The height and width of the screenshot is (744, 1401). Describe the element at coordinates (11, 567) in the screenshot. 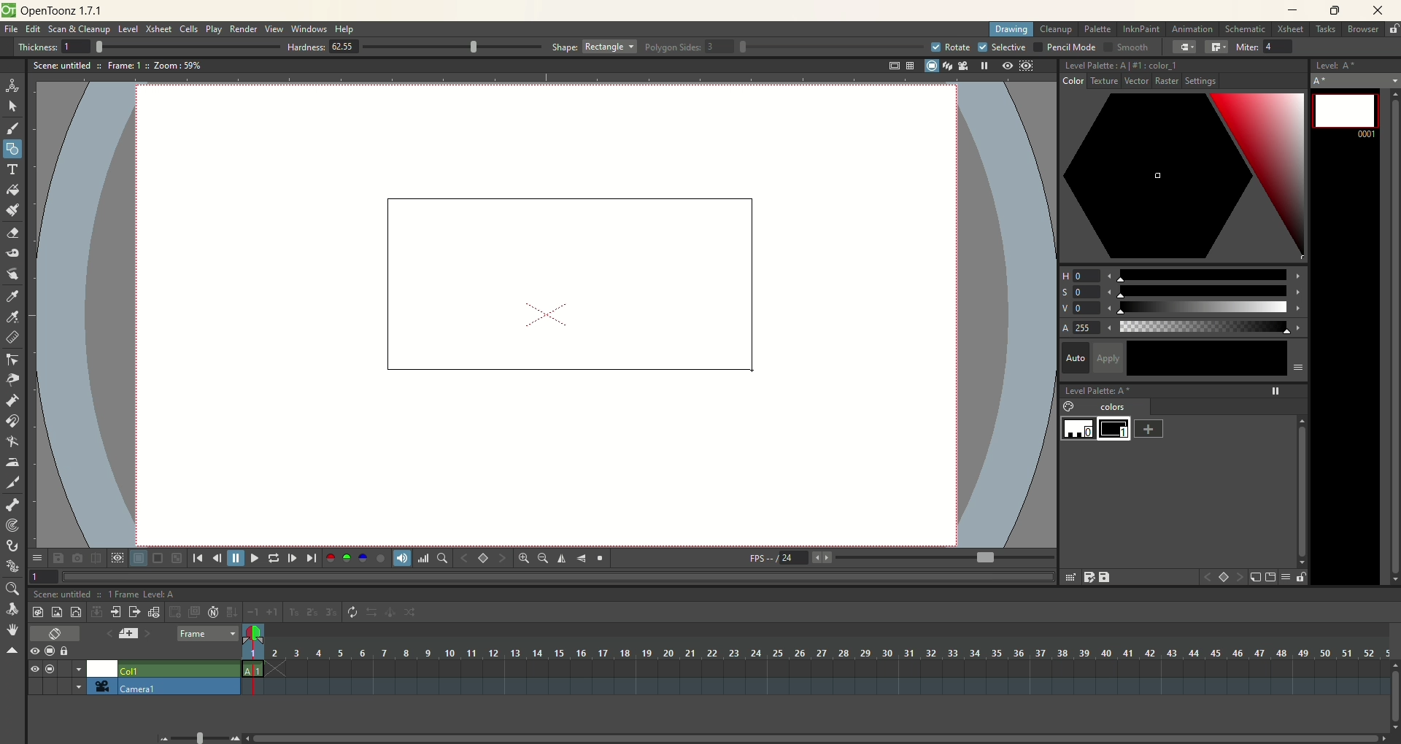

I see `plastic` at that location.